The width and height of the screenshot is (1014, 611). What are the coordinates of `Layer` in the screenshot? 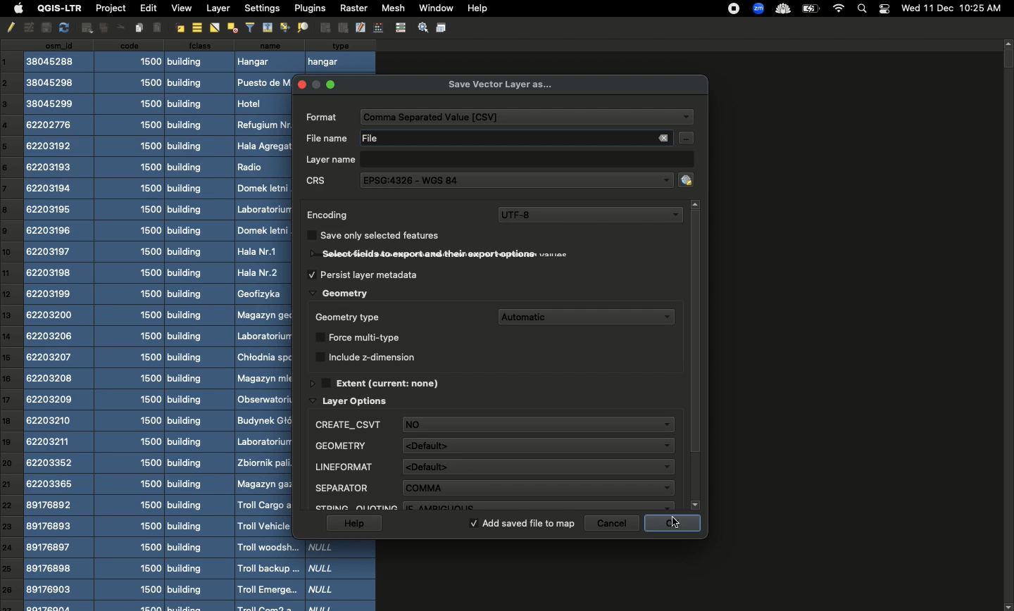 It's located at (218, 8).